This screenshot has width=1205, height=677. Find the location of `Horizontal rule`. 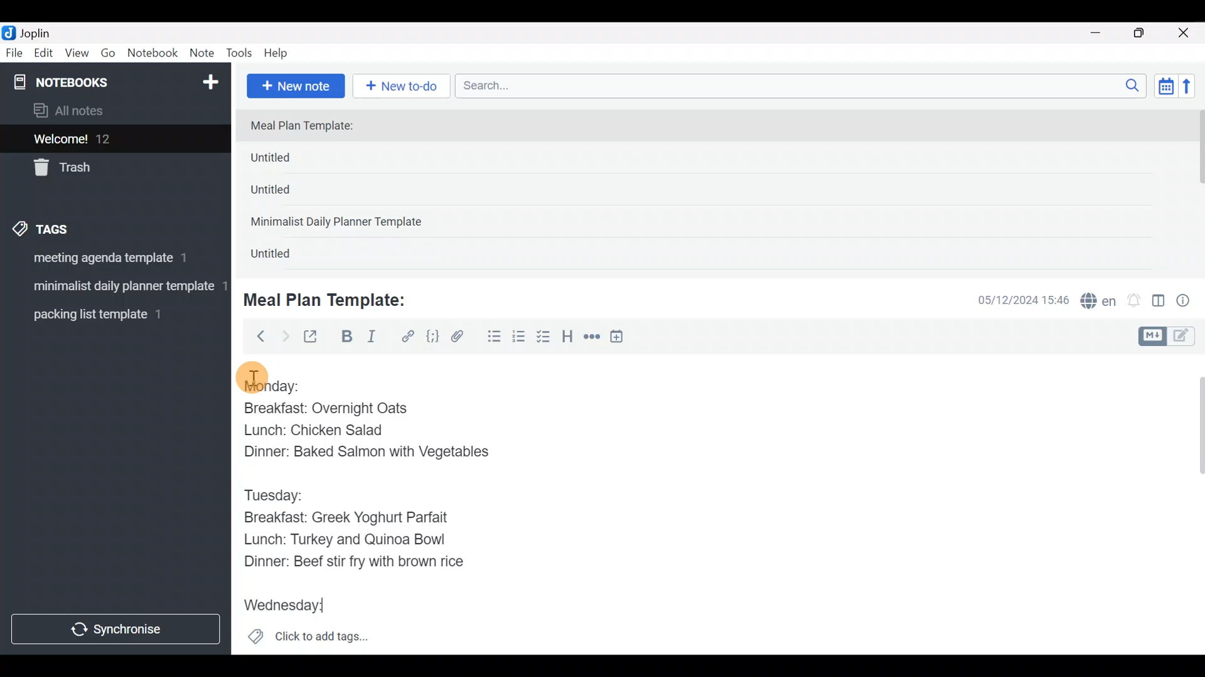

Horizontal rule is located at coordinates (592, 338).